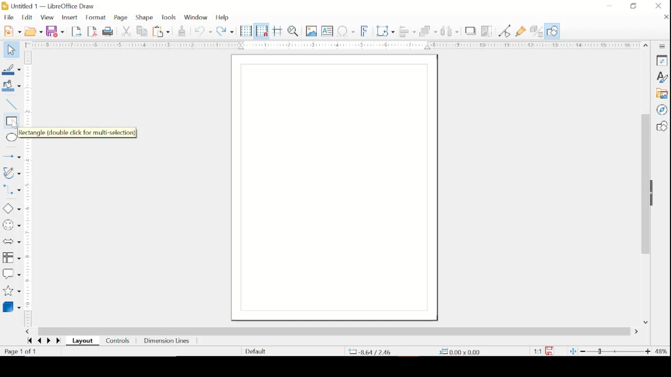 The image size is (671, 377). Describe the element at coordinates (203, 31) in the screenshot. I see `undo` at that location.